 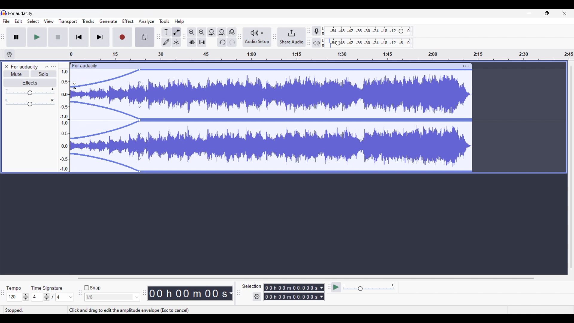 What do you see at coordinates (571, 167) in the screenshot?
I see `Vertical slide bar` at bounding box center [571, 167].